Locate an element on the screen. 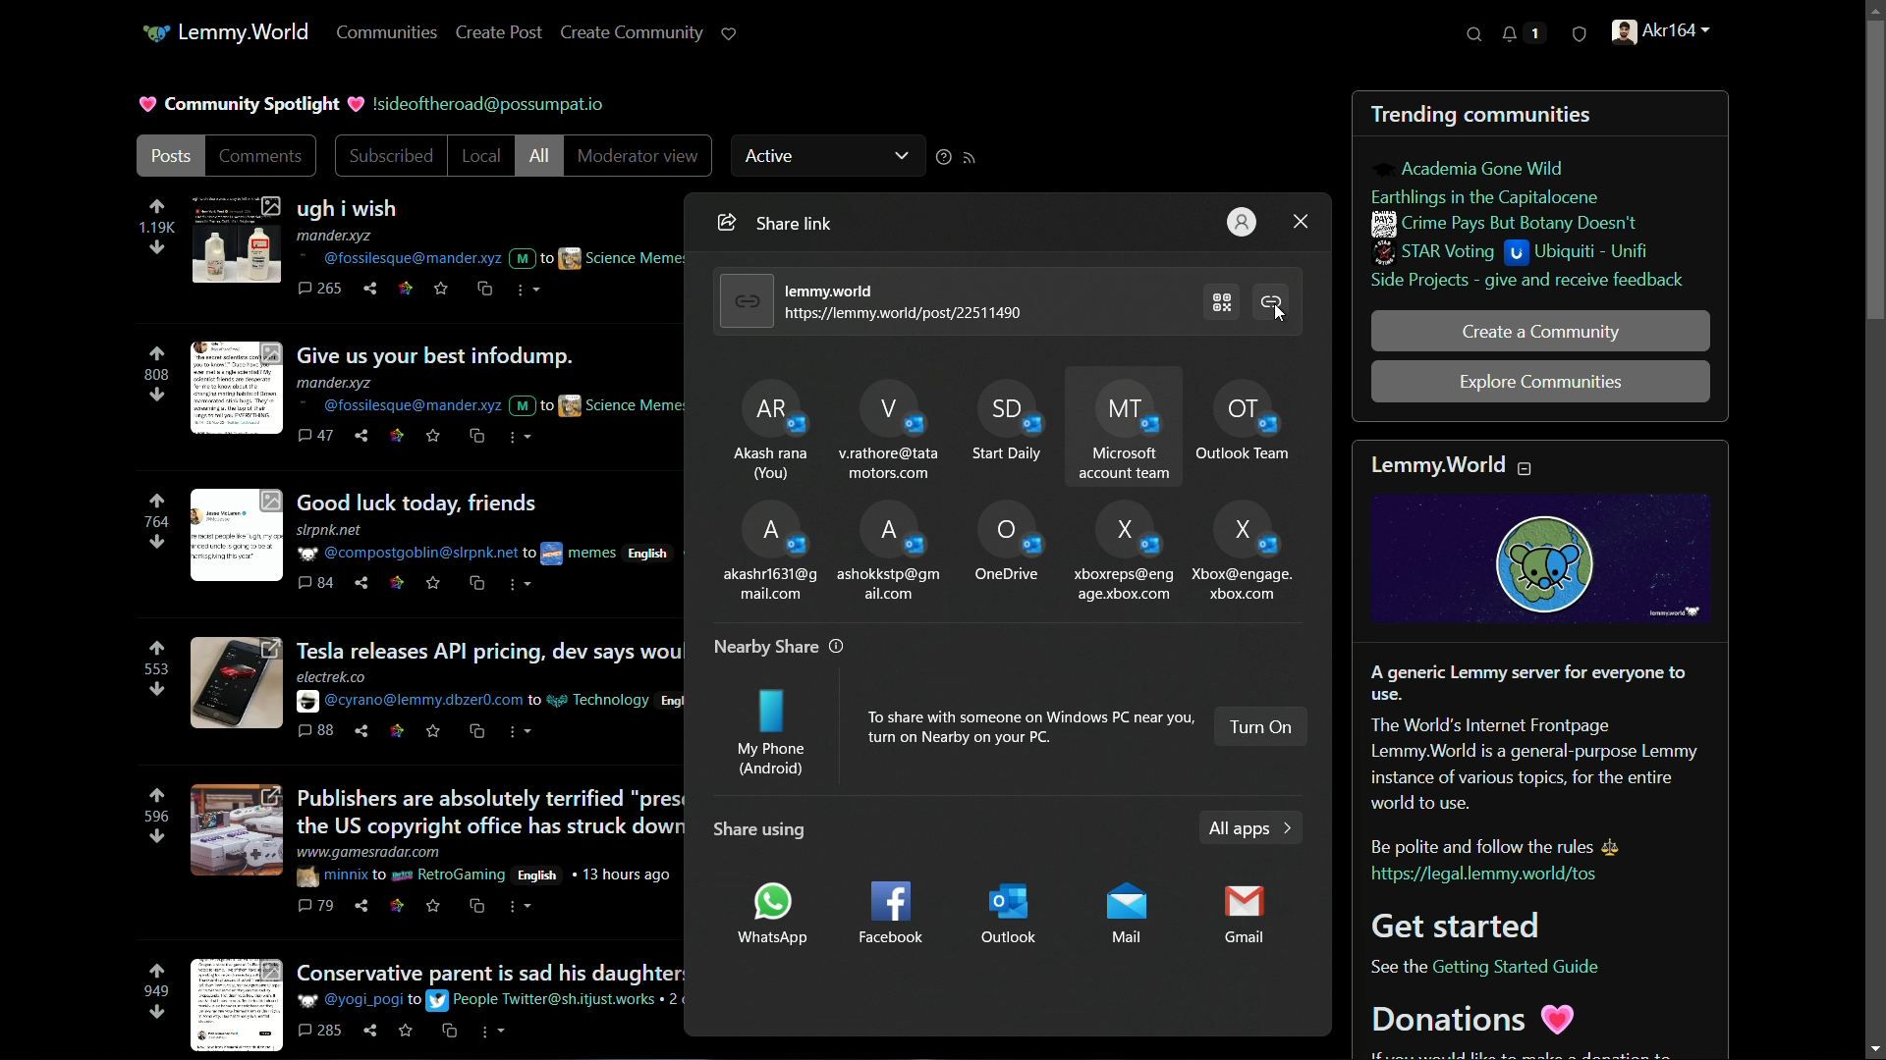  good luck today, friends is located at coordinates (423, 503).